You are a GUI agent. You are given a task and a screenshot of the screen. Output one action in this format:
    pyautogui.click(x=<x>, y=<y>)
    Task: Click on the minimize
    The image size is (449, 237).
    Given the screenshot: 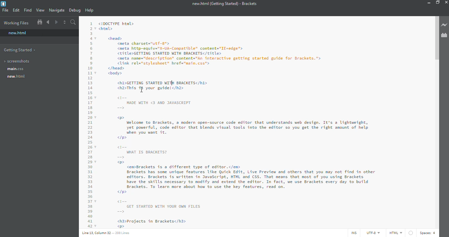 What is the action you would take?
    pyautogui.click(x=428, y=2)
    